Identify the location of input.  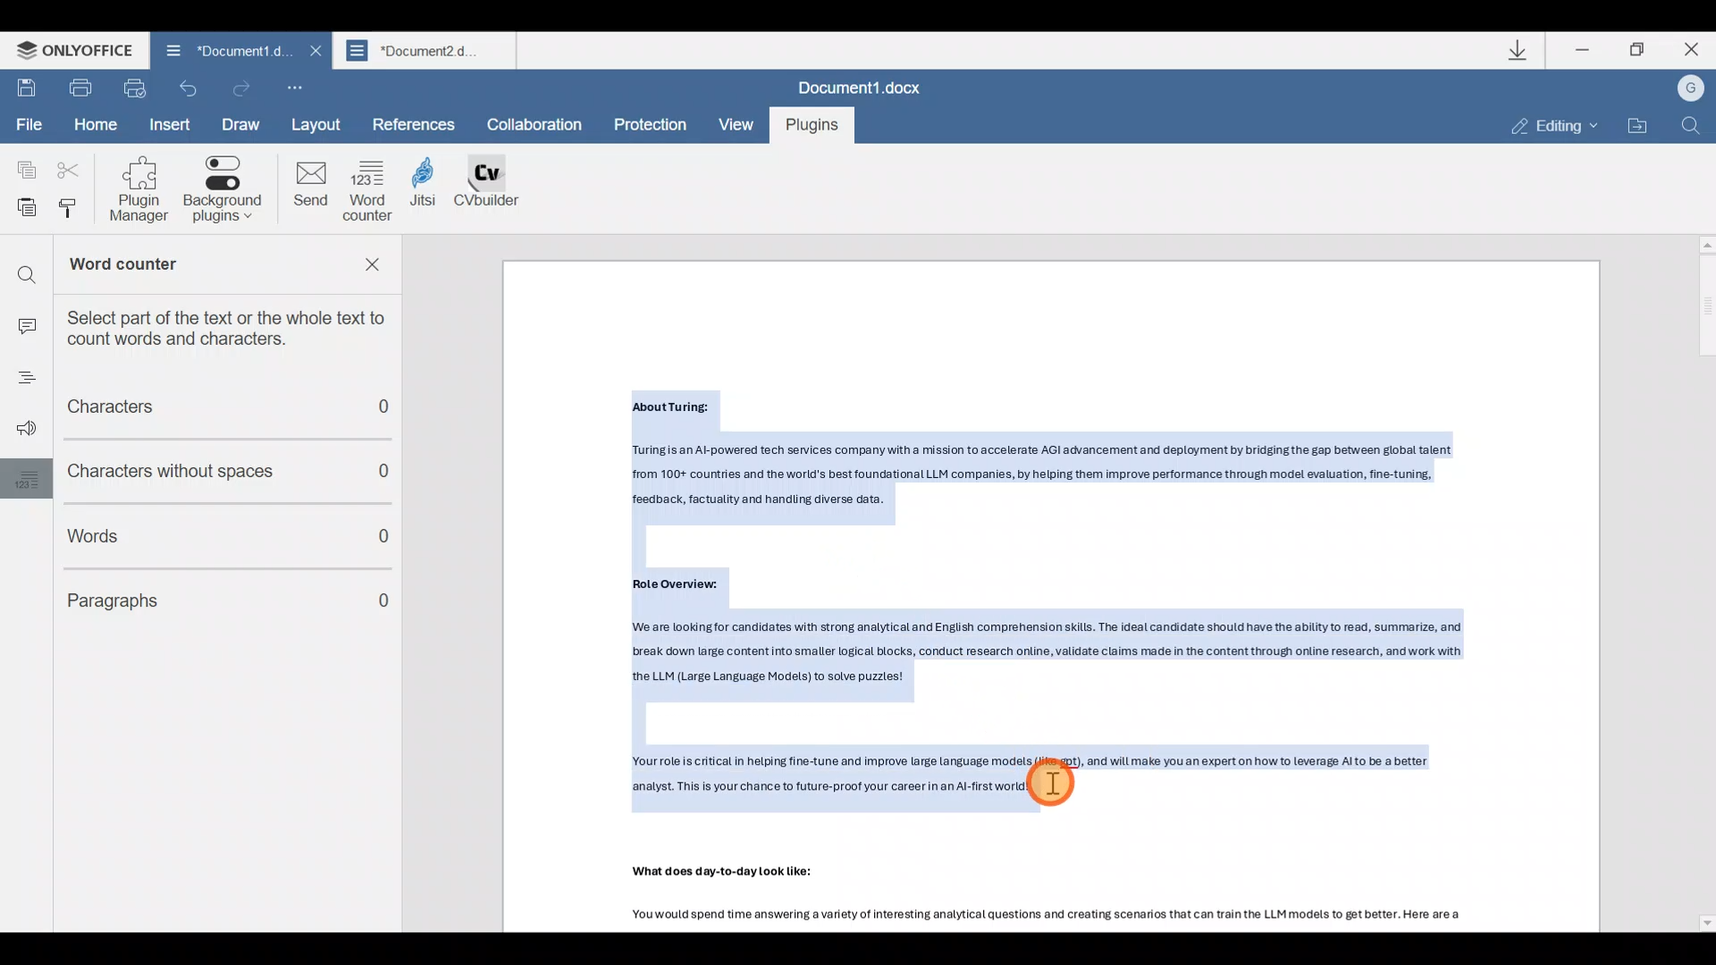
(25, 321).